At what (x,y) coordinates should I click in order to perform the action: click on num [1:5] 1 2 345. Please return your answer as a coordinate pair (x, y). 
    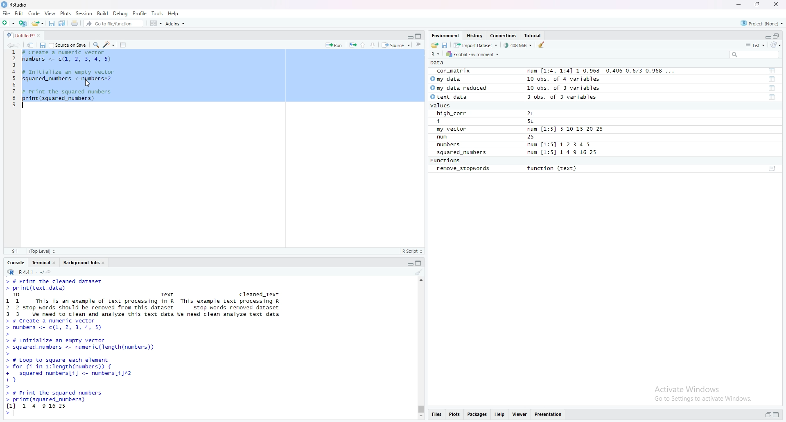
    Looking at the image, I should click on (561, 145).